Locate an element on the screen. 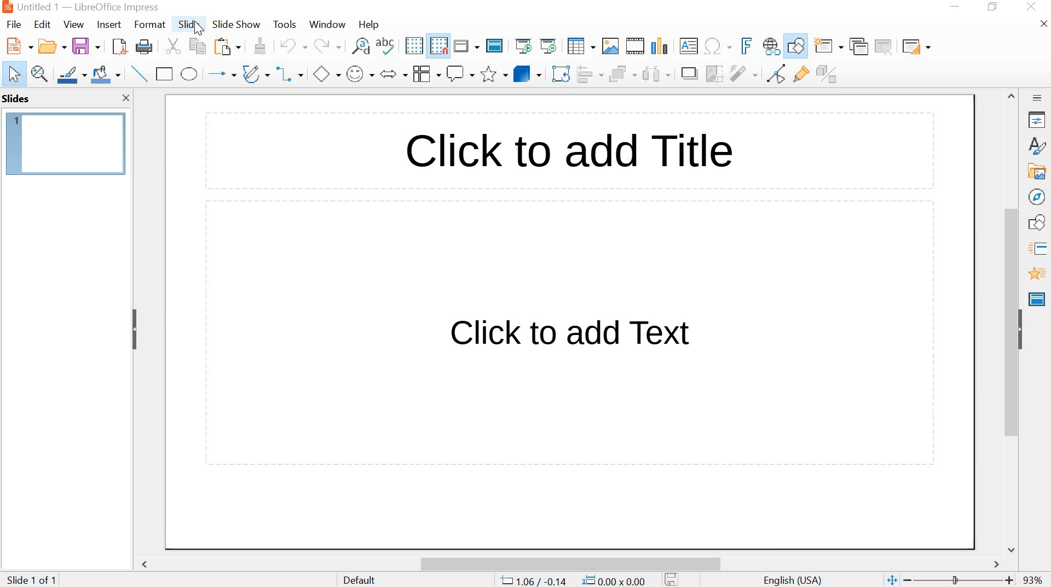 Image resolution: width=1051 pixels, height=587 pixels. Display views is located at coordinates (467, 45).